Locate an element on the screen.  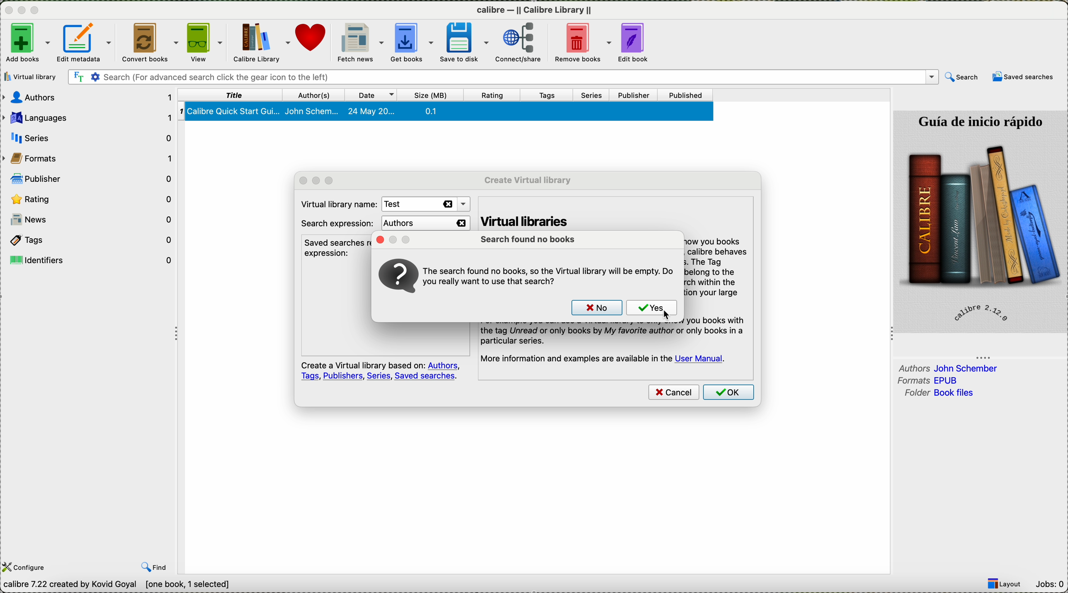
search is located at coordinates (504, 77).